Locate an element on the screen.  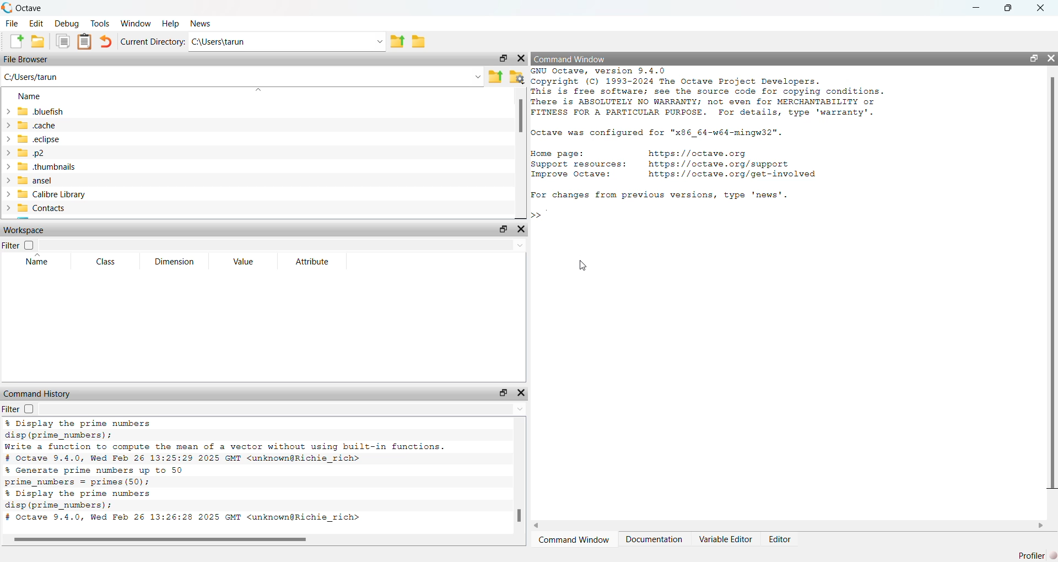
close is located at coordinates (521, 229).